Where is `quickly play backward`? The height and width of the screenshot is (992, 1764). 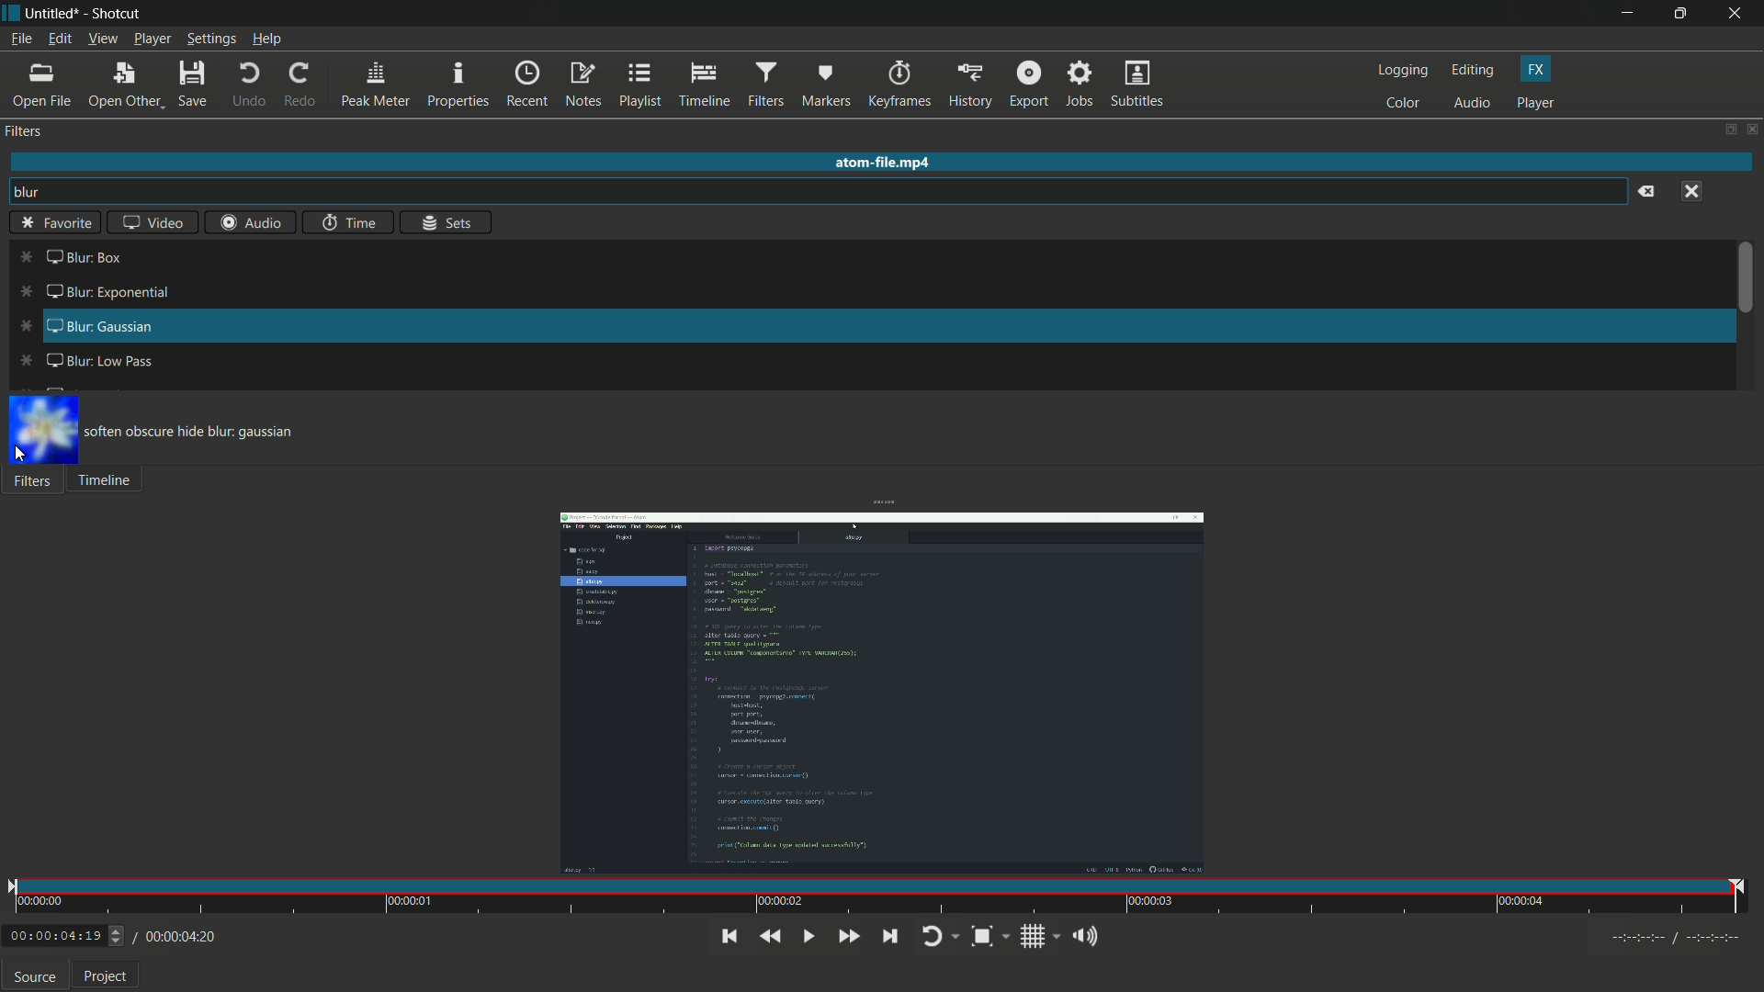
quickly play backward is located at coordinates (770, 937).